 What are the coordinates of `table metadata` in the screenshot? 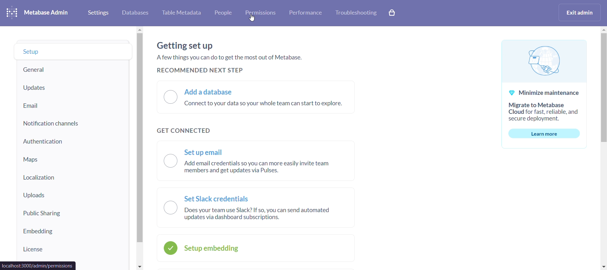 It's located at (181, 12).